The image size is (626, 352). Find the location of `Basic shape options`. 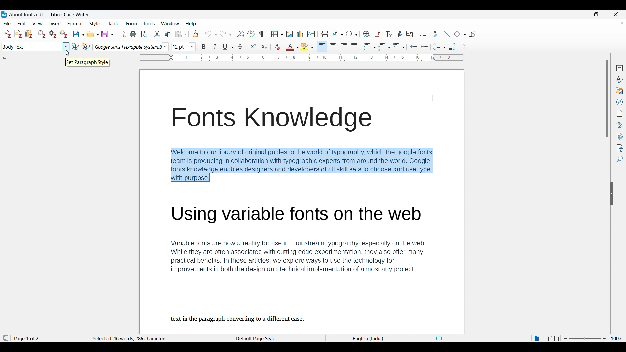

Basic shape options is located at coordinates (460, 34).